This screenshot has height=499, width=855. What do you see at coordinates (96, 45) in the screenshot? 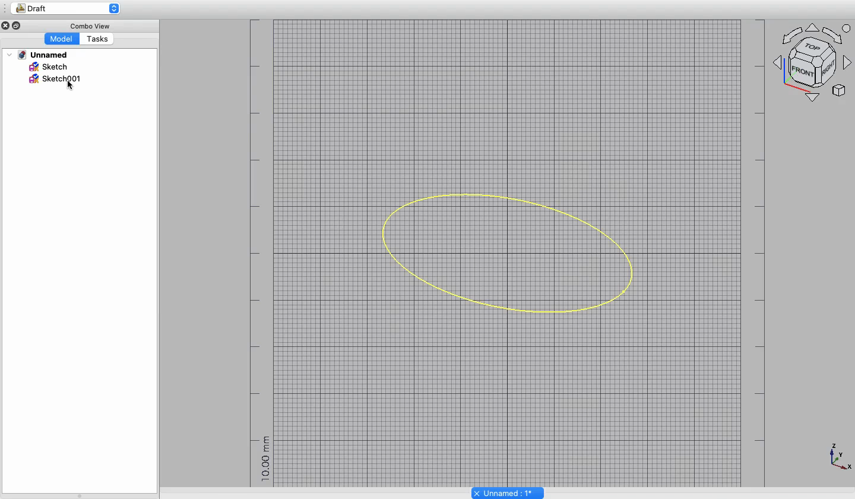
I see `cursor` at bounding box center [96, 45].